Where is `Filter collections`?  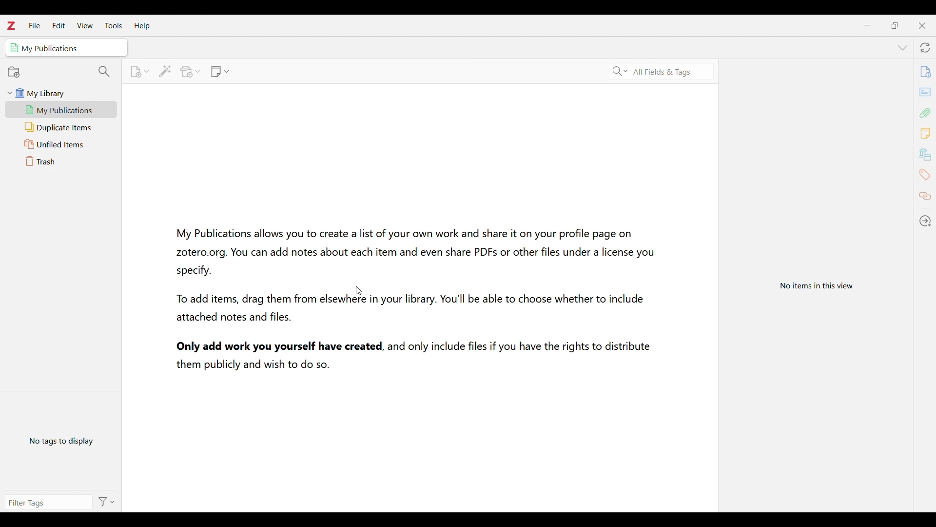
Filter collections is located at coordinates (105, 72).